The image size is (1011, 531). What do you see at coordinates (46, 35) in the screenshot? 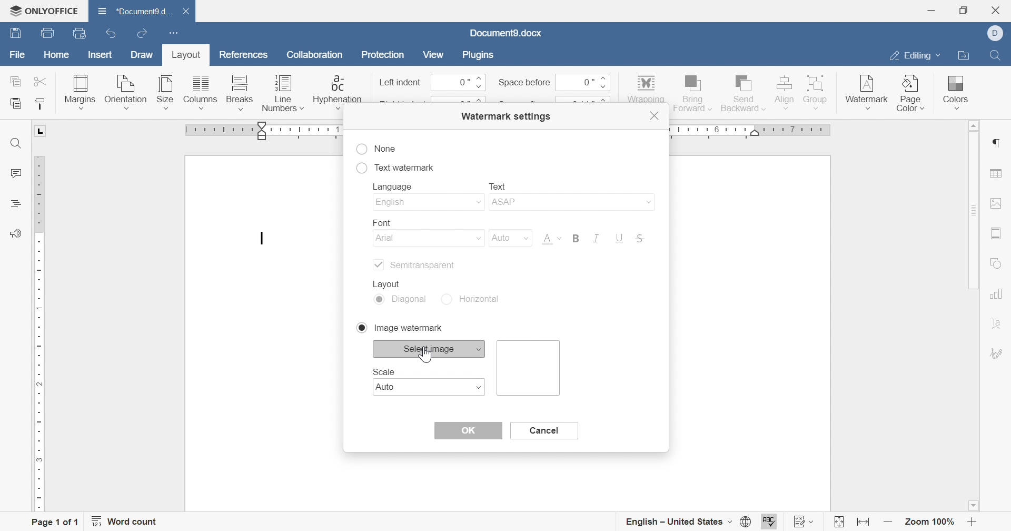
I see `print` at bounding box center [46, 35].